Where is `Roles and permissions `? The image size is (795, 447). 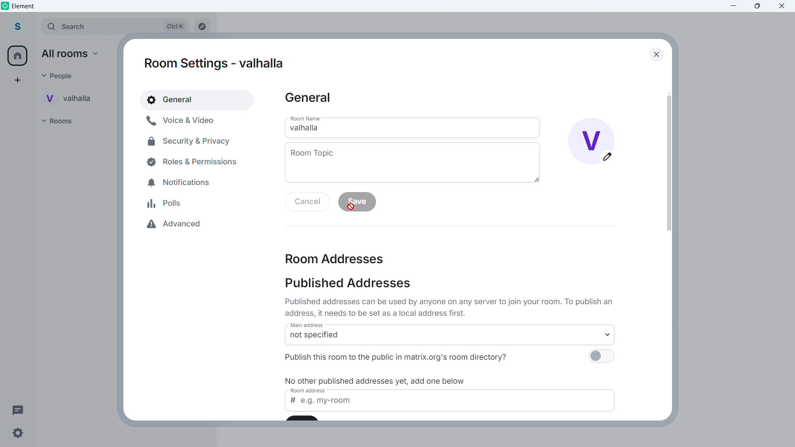 Roles and permissions  is located at coordinates (188, 161).